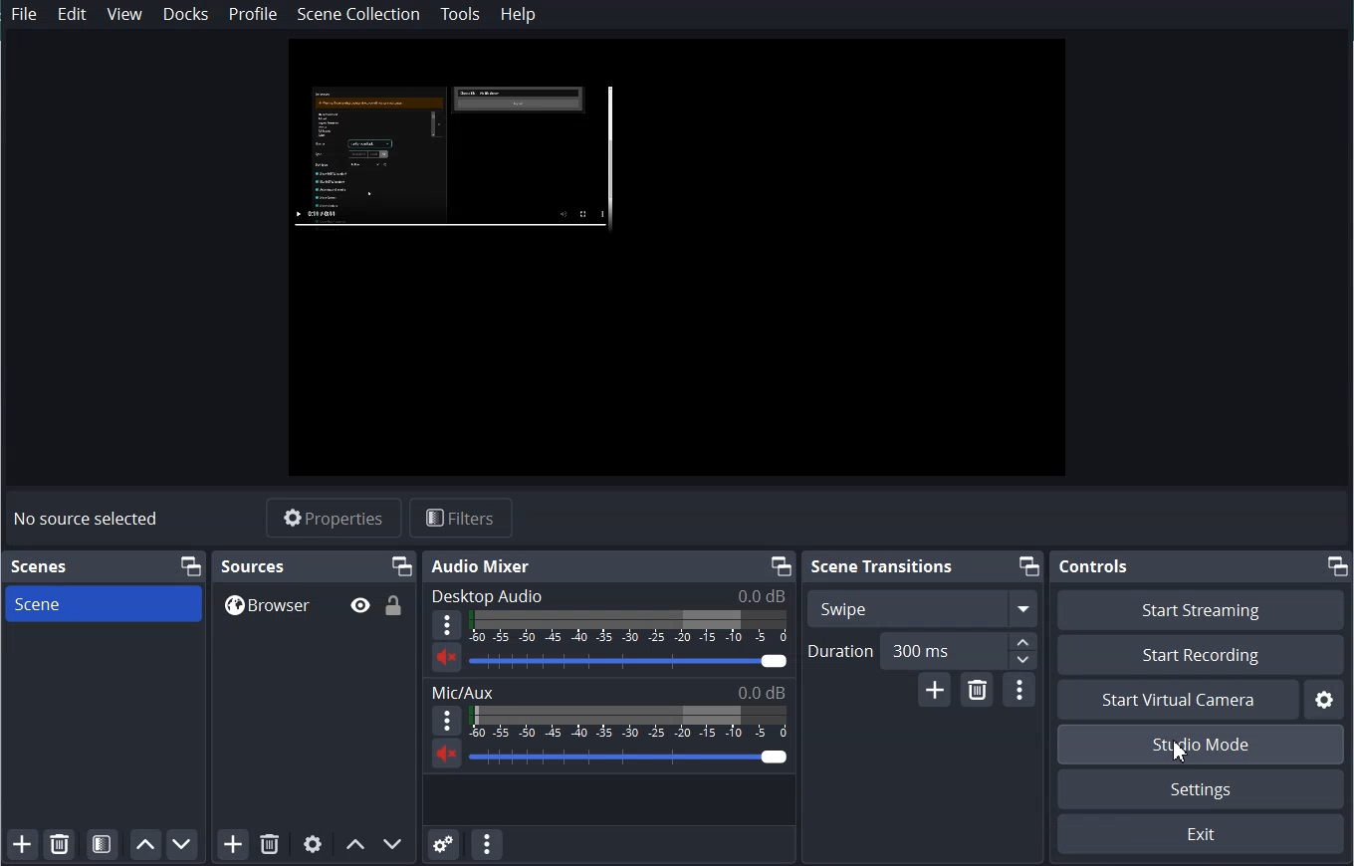 This screenshot has width=1354, height=866. What do you see at coordinates (354, 844) in the screenshot?
I see `Move Source Up` at bounding box center [354, 844].